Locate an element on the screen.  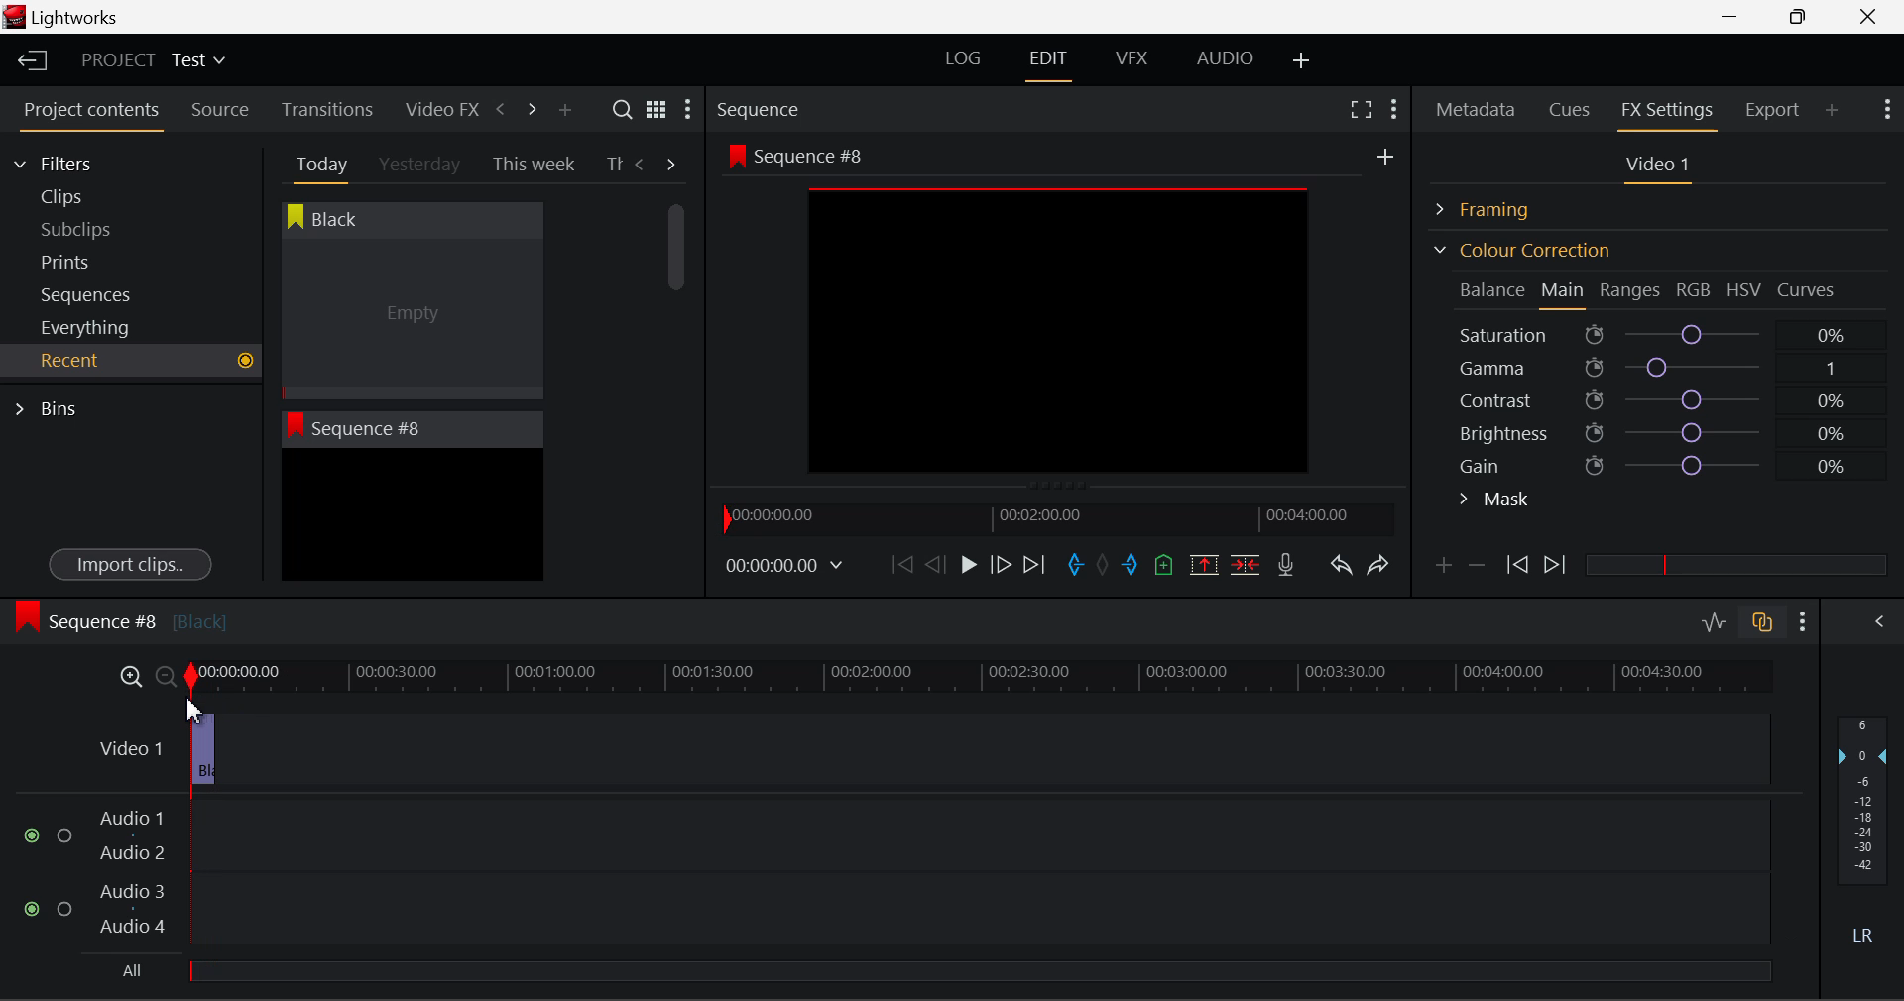
Framing Section is located at coordinates (1498, 206).